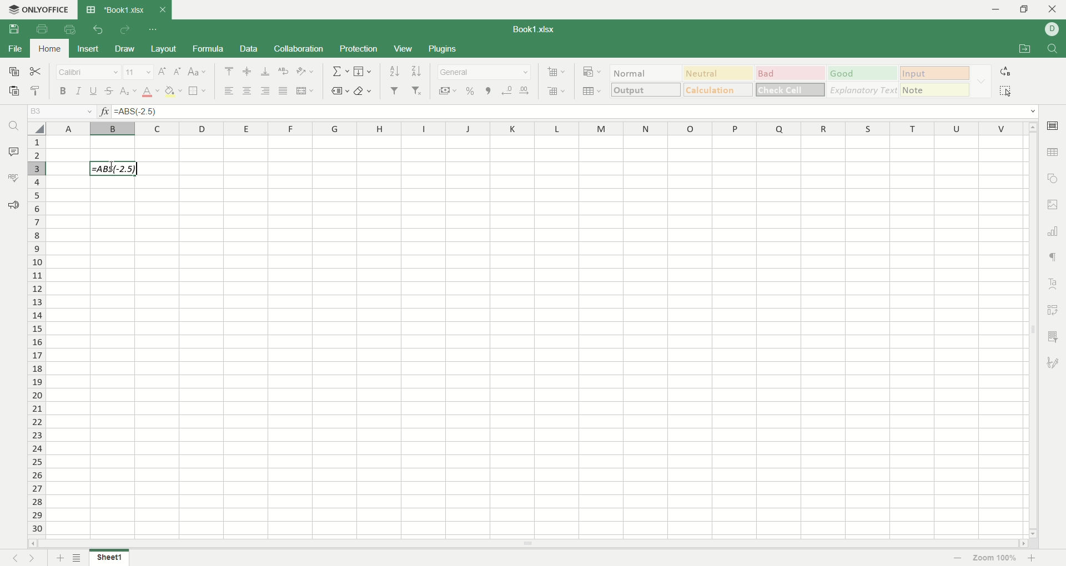 Image resolution: width=1066 pixels, height=566 pixels. I want to click on vertical scroll bar, so click(1033, 331).